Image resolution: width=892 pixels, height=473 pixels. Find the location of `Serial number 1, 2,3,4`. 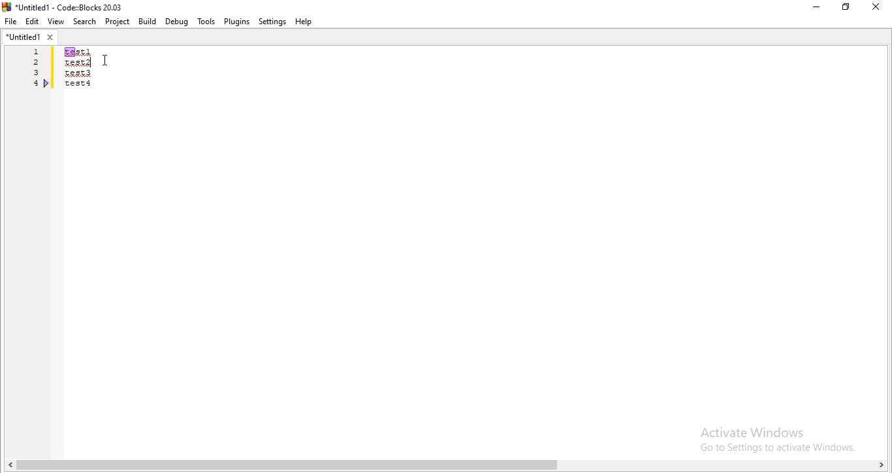

Serial number 1, 2,3,4 is located at coordinates (34, 70).